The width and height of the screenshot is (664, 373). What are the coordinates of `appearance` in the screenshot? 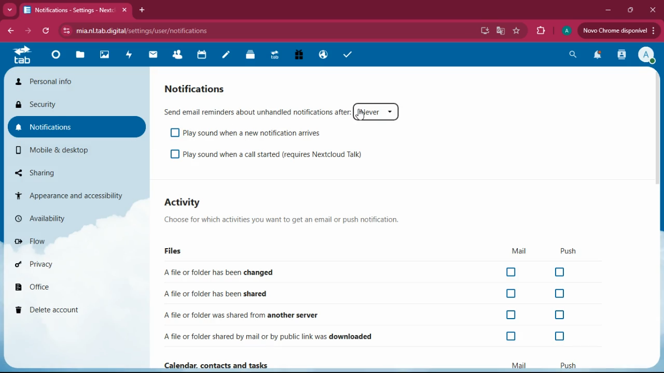 It's located at (71, 194).